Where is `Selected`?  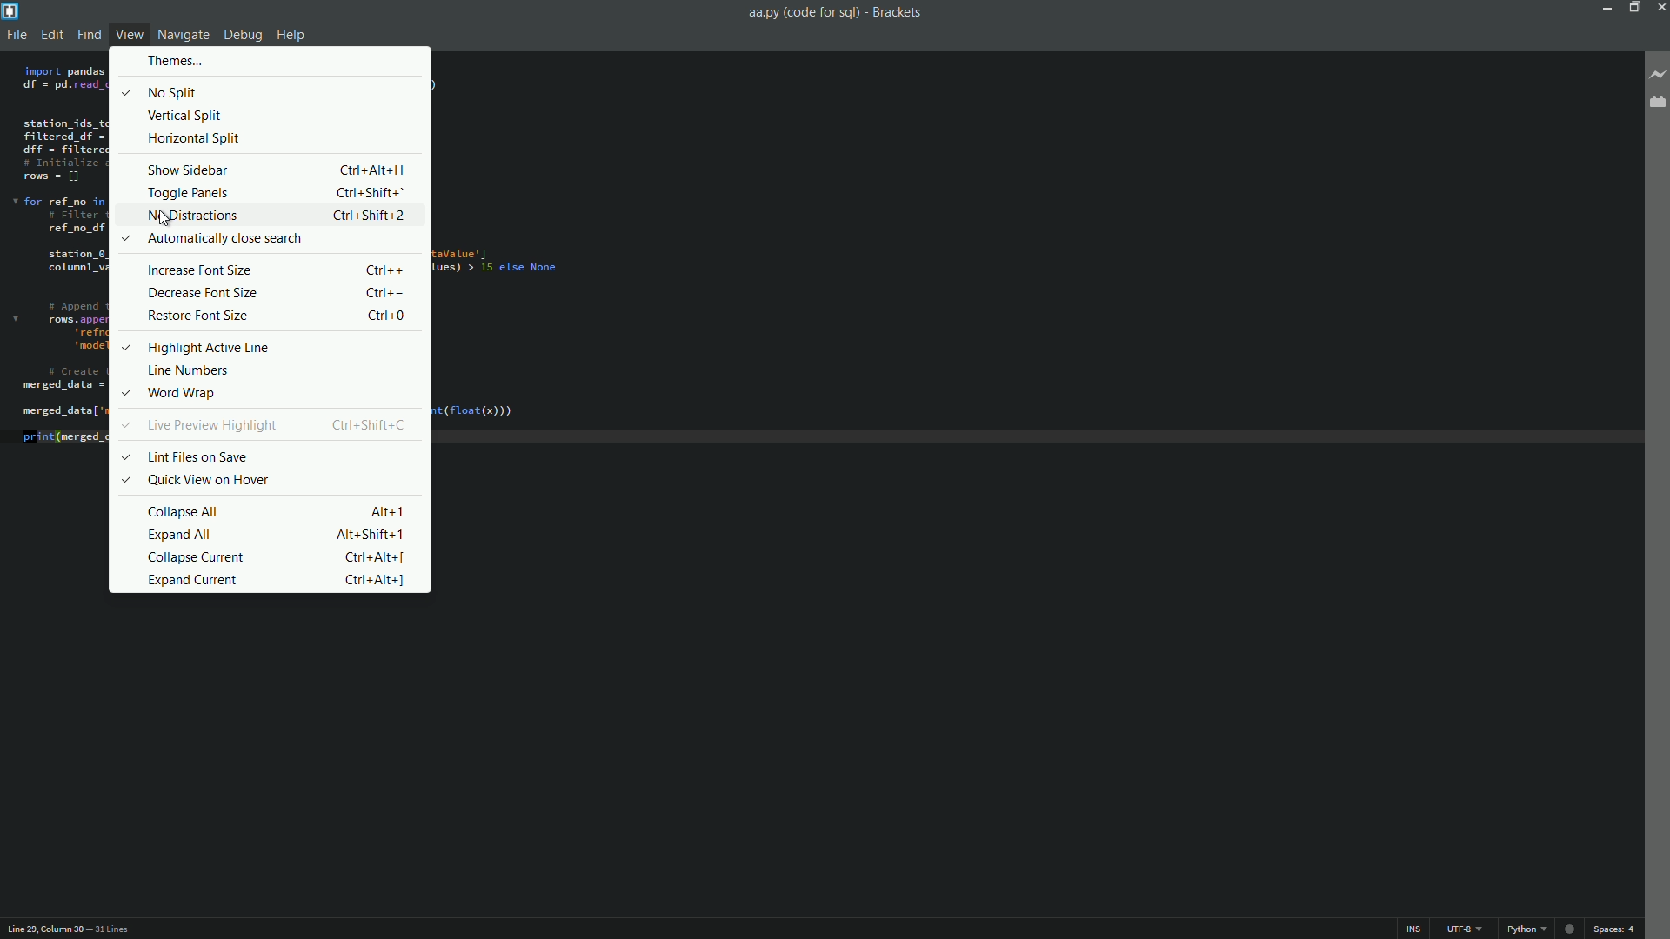
Selected is located at coordinates (129, 94).